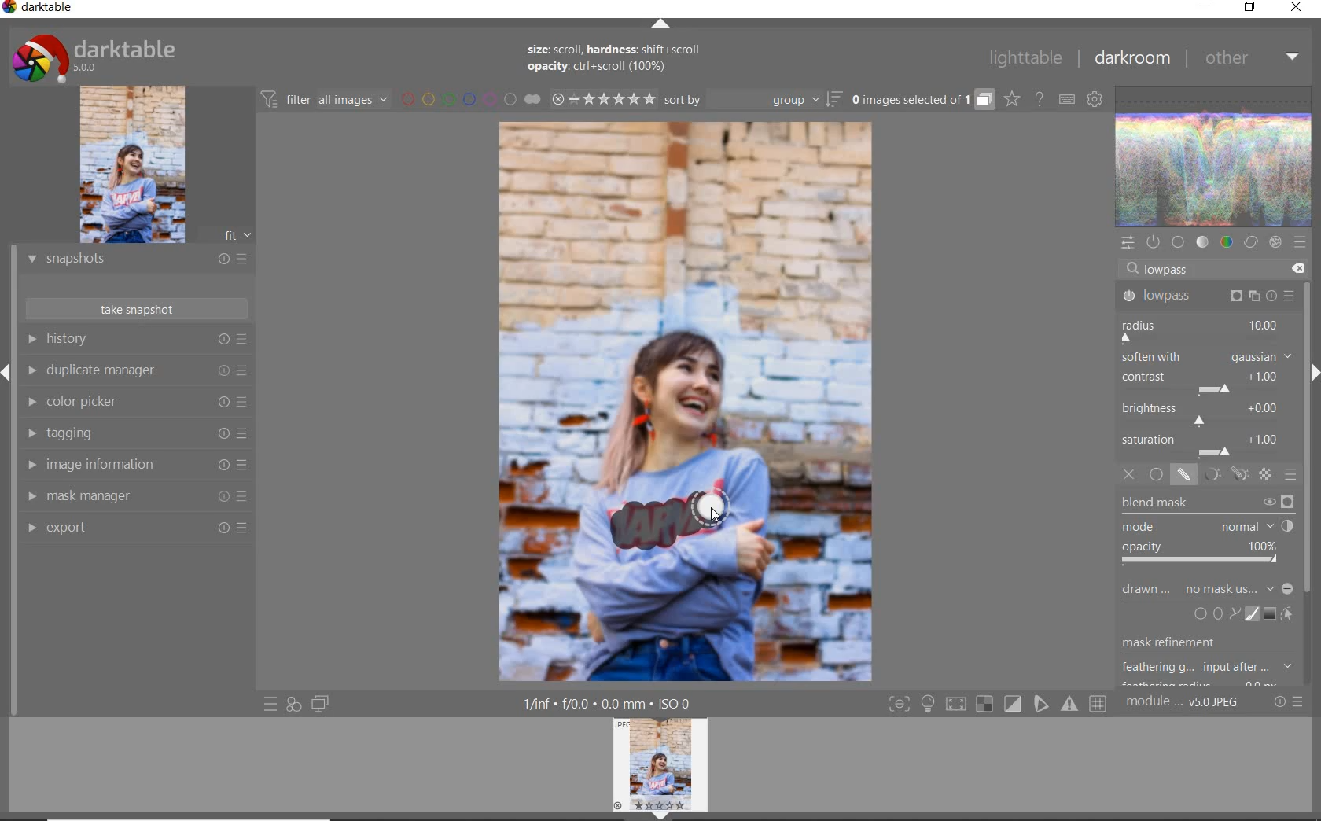  Describe the element at coordinates (1185, 703) in the screenshot. I see `module..v50JPEG` at that location.